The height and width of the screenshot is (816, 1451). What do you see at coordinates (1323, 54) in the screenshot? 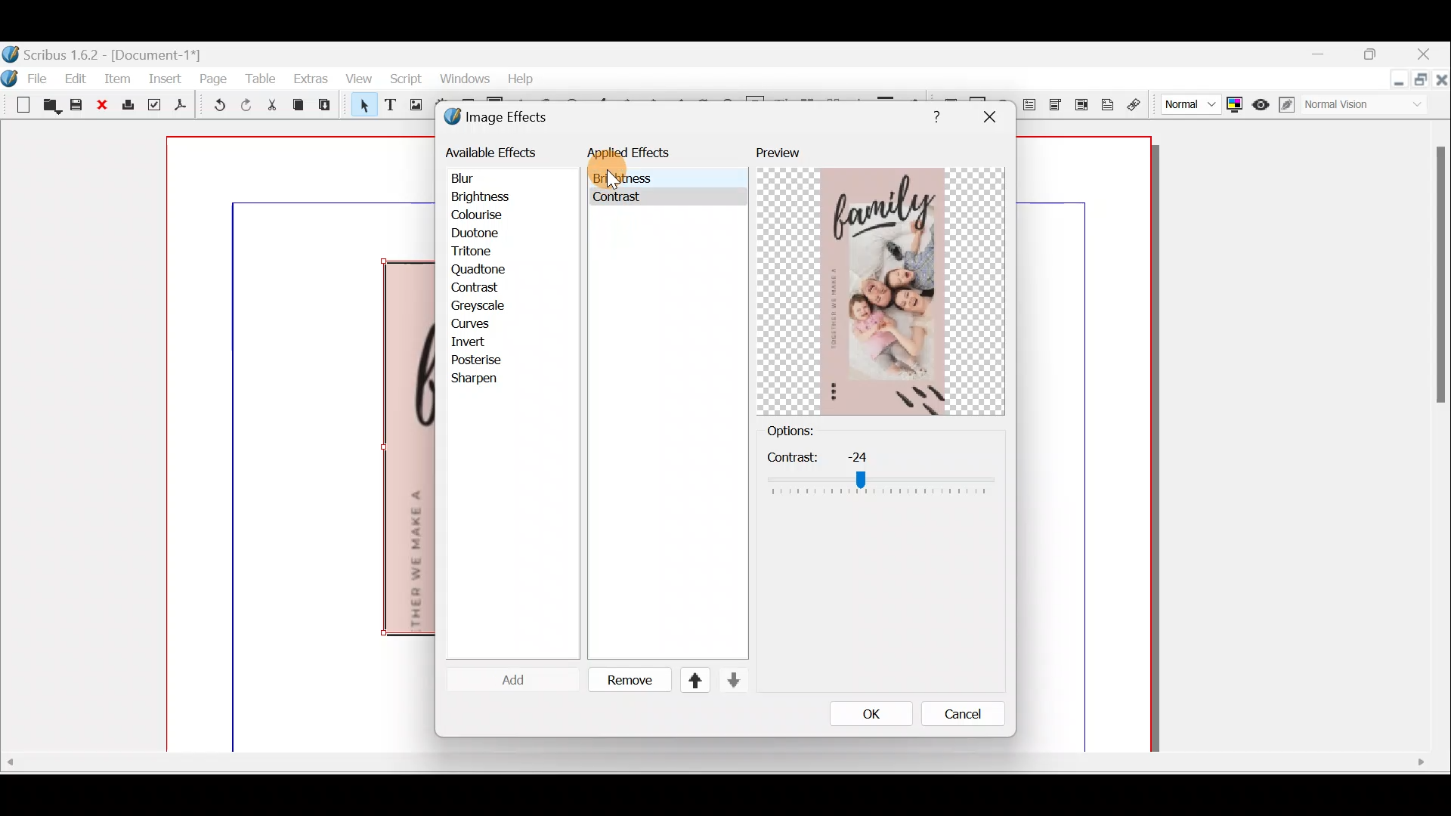
I see `Minimise` at bounding box center [1323, 54].